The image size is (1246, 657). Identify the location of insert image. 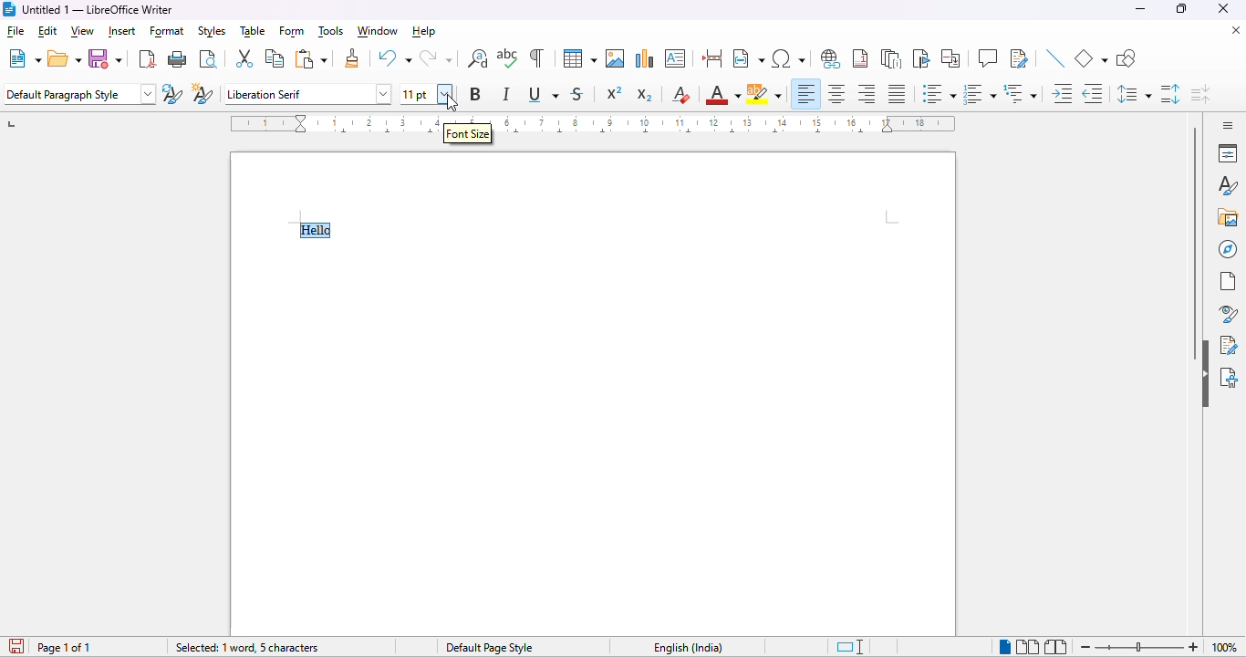
(615, 58).